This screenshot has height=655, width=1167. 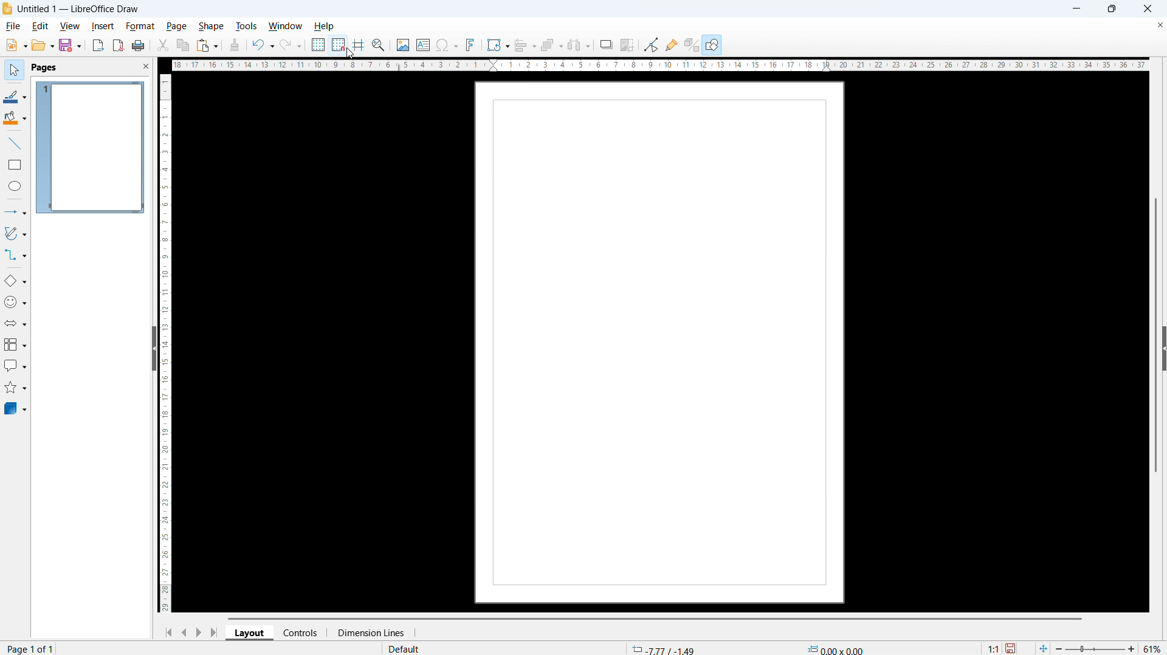 I want to click on controls, so click(x=300, y=634).